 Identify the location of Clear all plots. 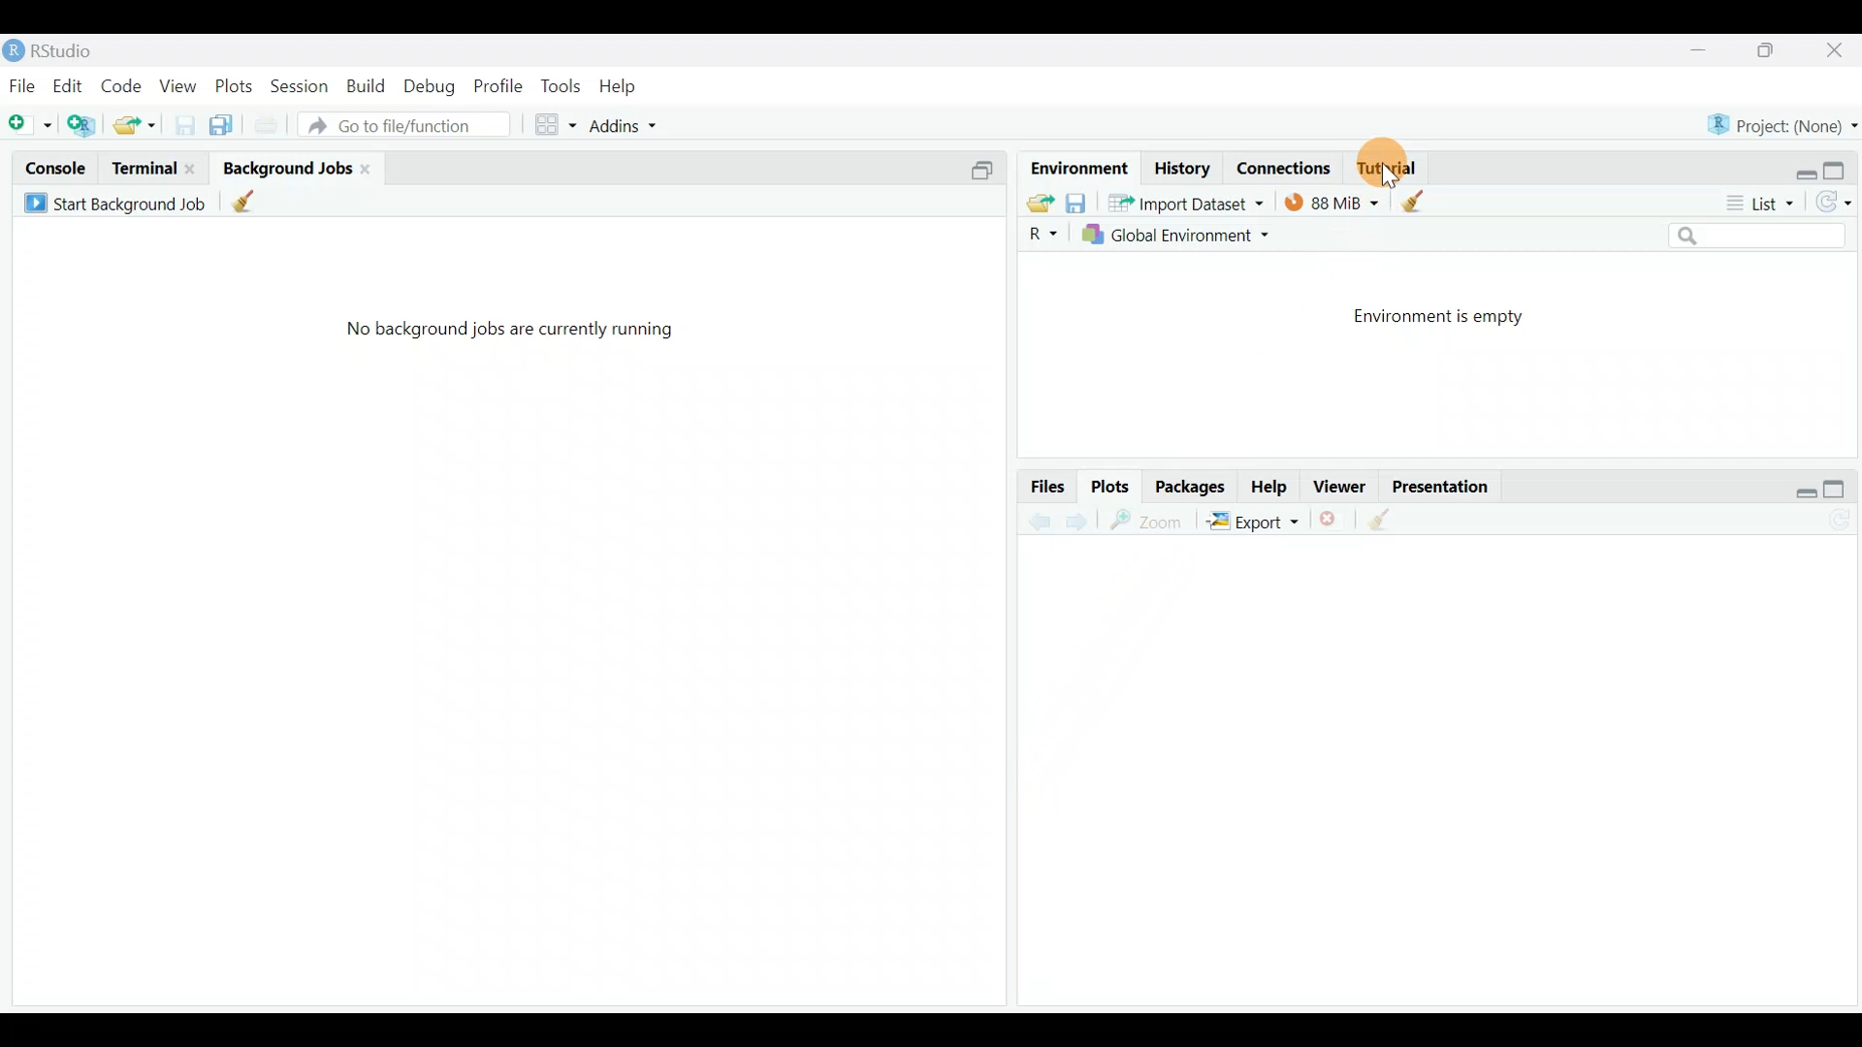
(1390, 520).